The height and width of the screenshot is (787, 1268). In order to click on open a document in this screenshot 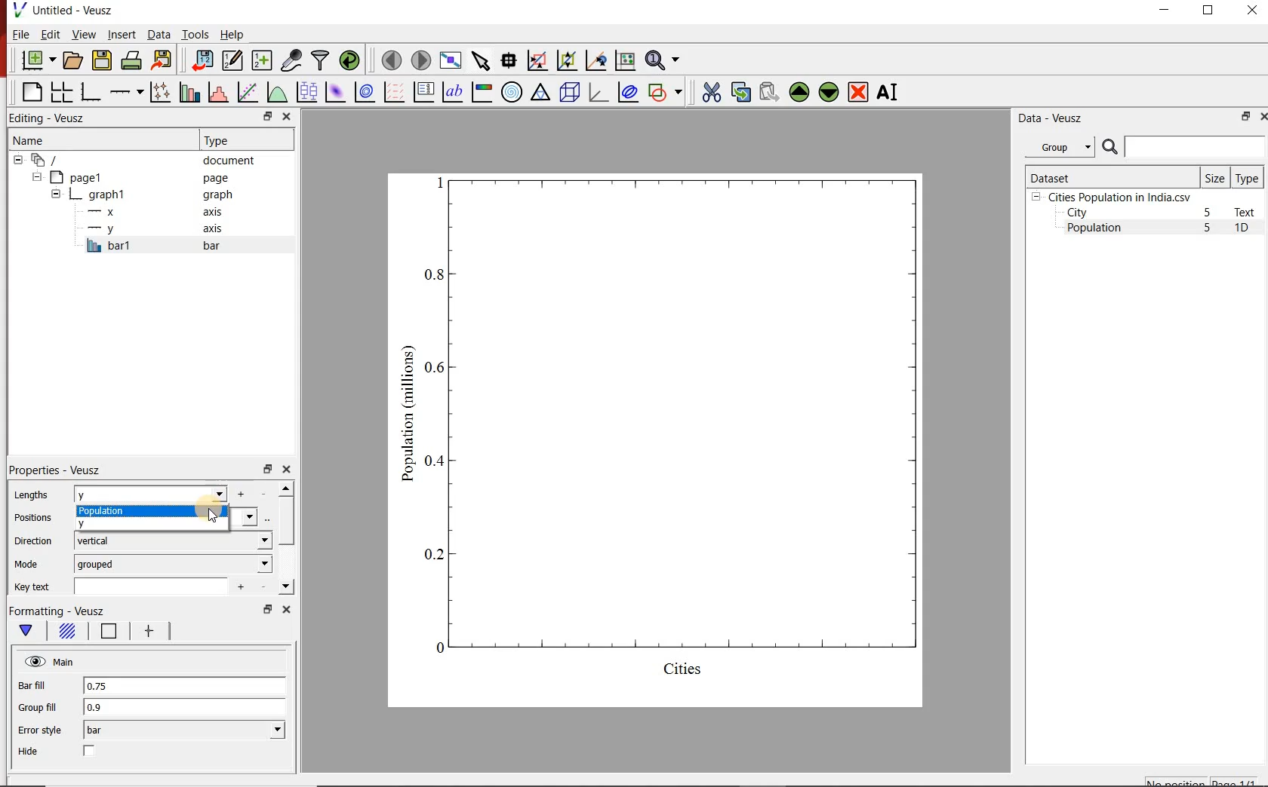, I will do `click(72, 60)`.